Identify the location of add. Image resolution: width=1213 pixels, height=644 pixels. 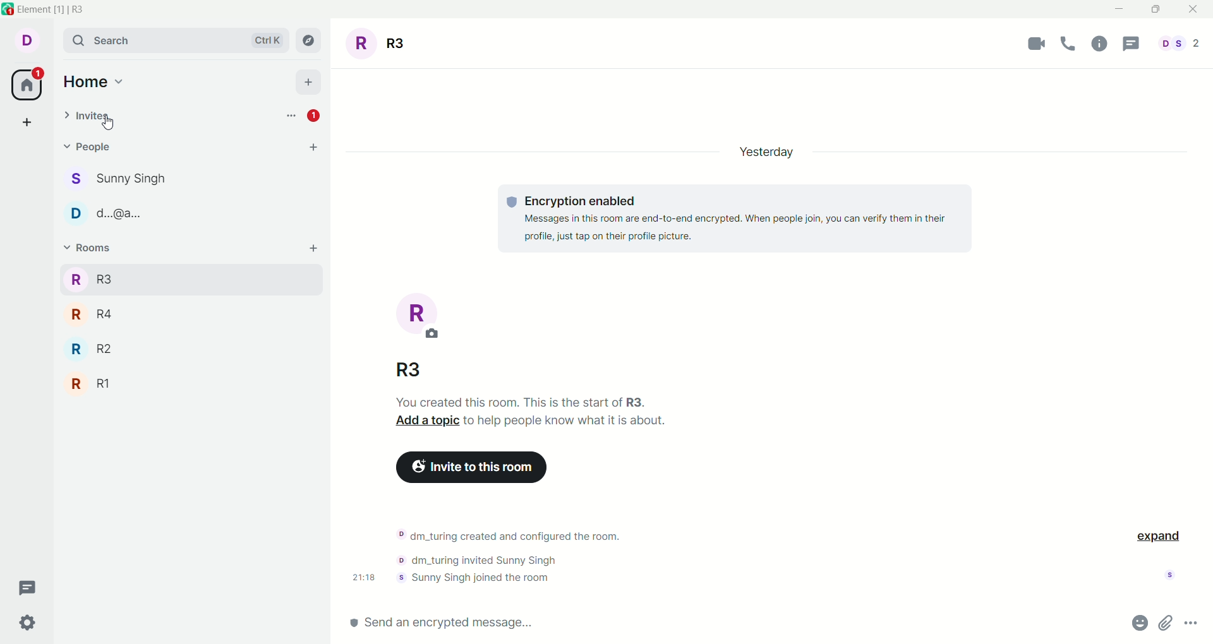
(308, 81).